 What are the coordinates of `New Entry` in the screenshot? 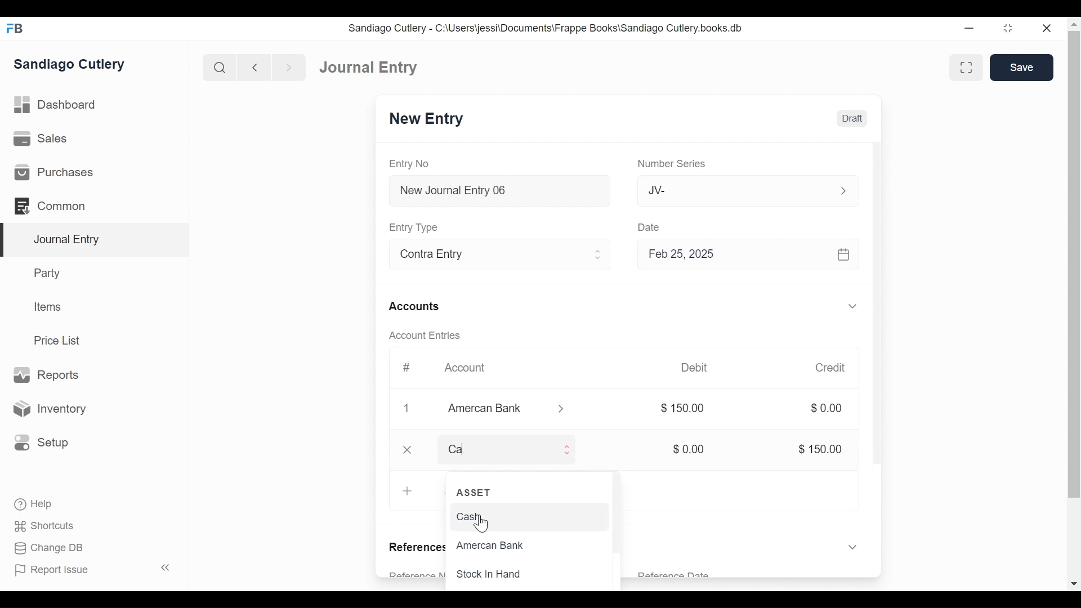 It's located at (426, 118).